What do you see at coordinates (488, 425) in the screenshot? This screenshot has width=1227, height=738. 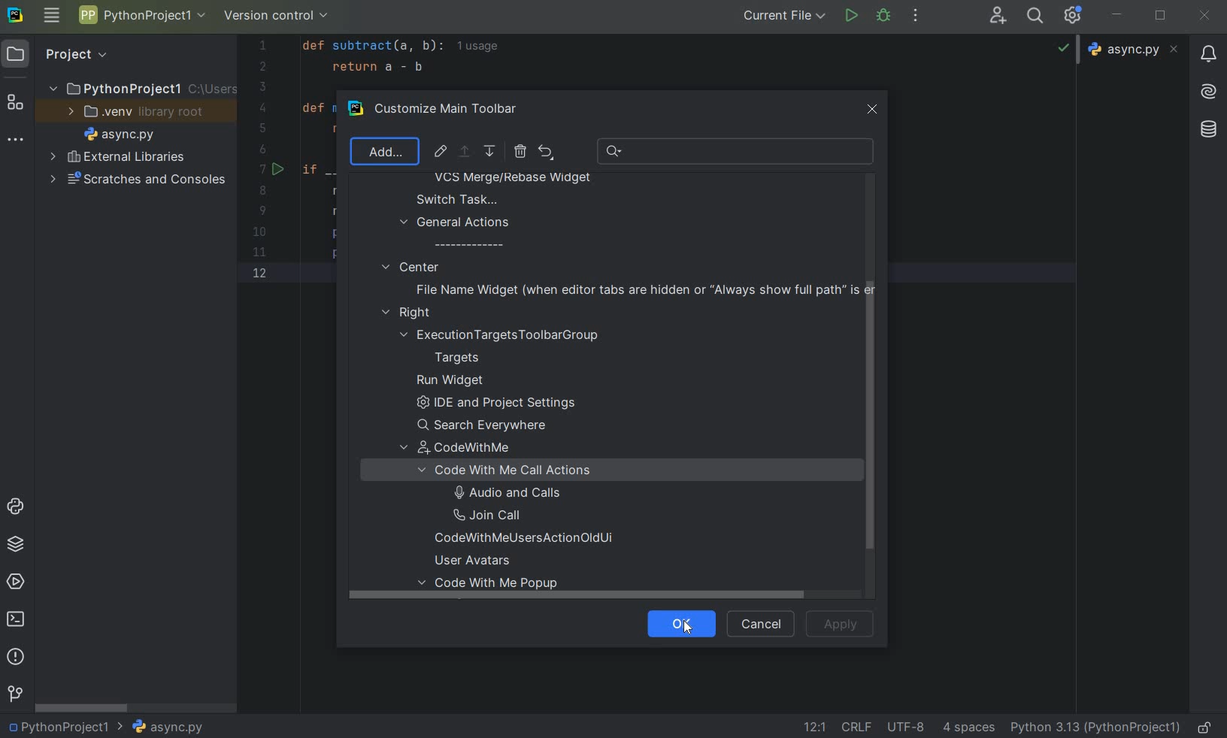 I see `search everywhere` at bounding box center [488, 425].